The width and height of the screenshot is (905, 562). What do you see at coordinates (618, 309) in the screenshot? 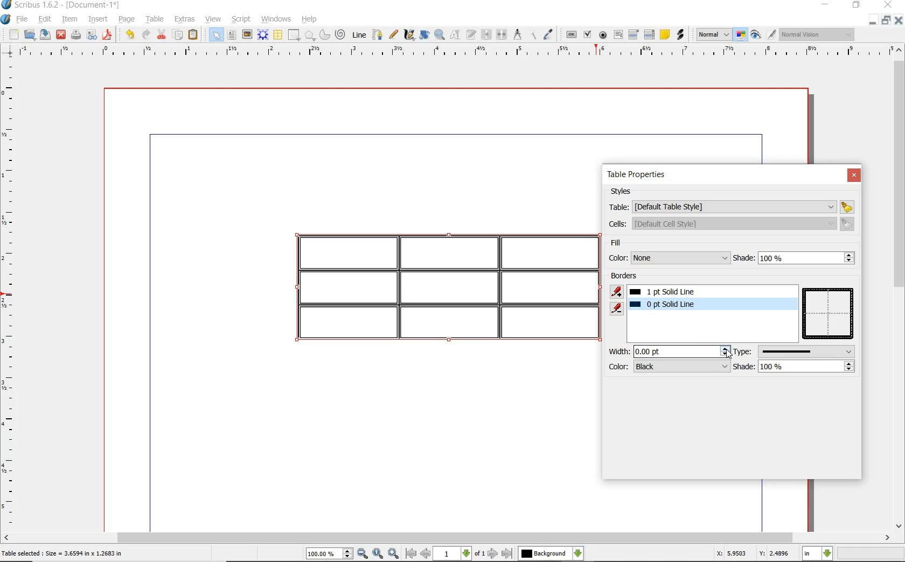
I see `remove border` at bounding box center [618, 309].